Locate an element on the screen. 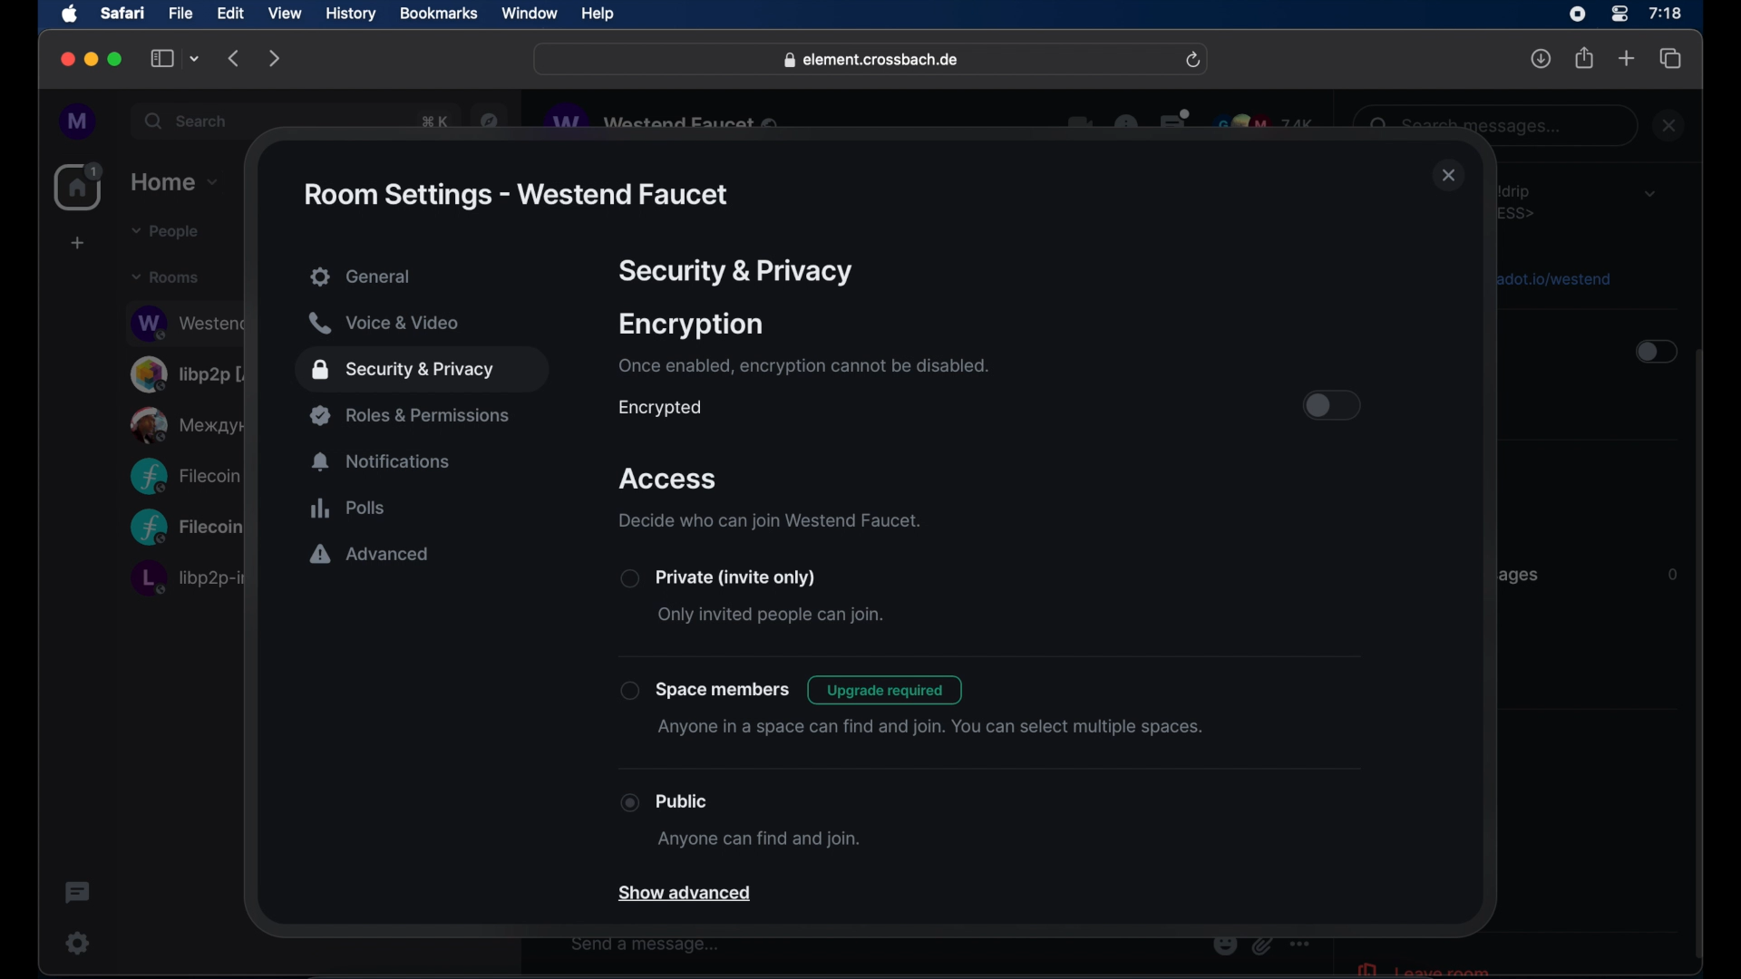 Image resolution: width=1741 pixels, height=979 pixels. voice and video is located at coordinates (384, 324).